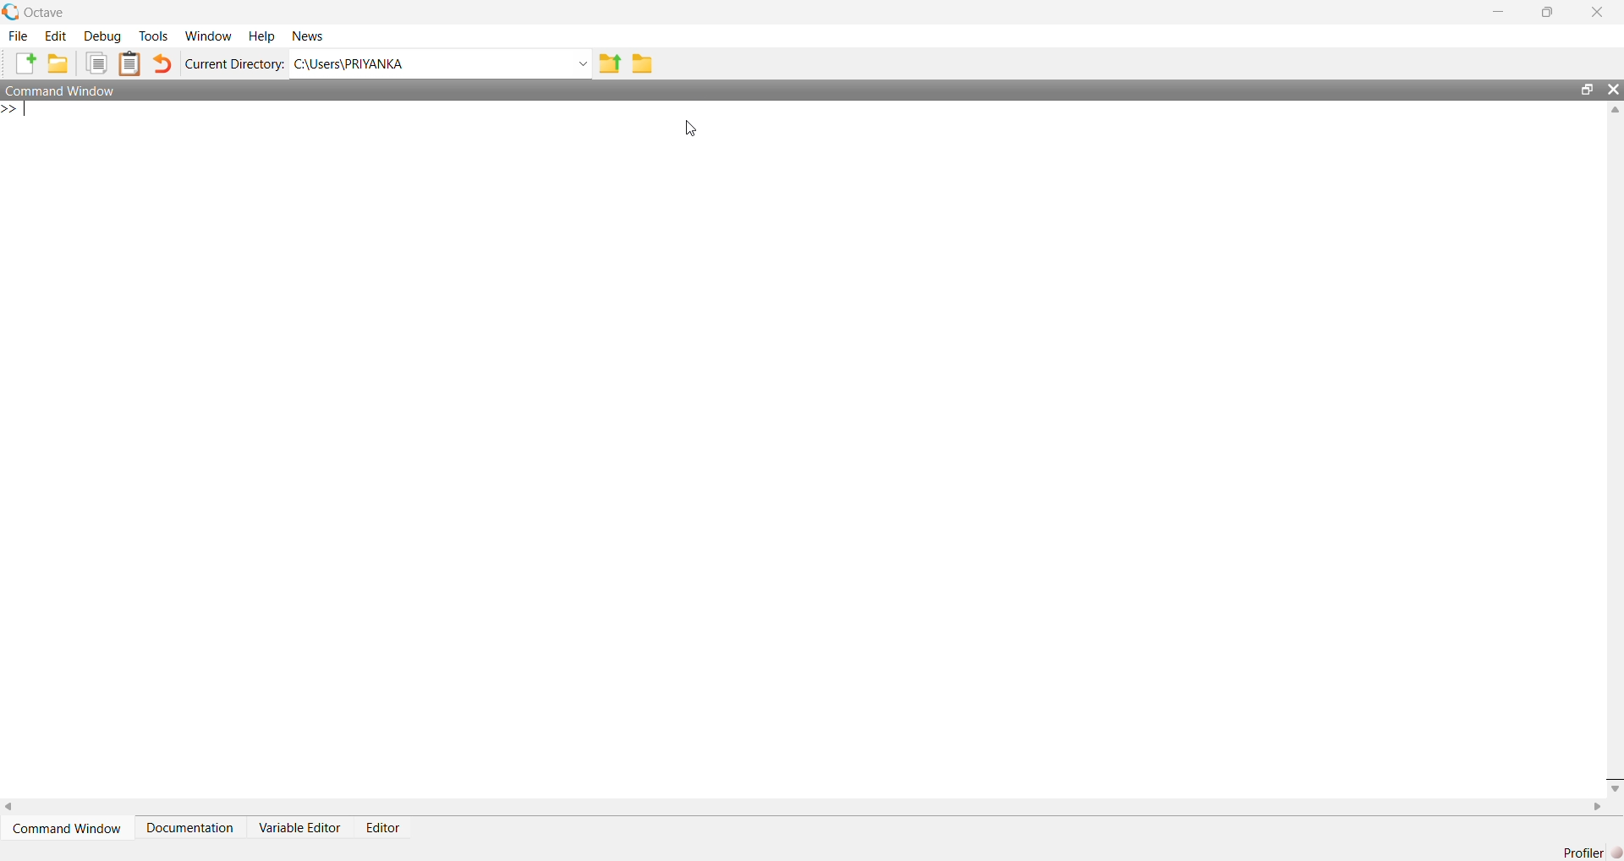 The height and width of the screenshot is (861, 1624). Describe the element at coordinates (234, 63) in the screenshot. I see `Current Directory:` at that location.